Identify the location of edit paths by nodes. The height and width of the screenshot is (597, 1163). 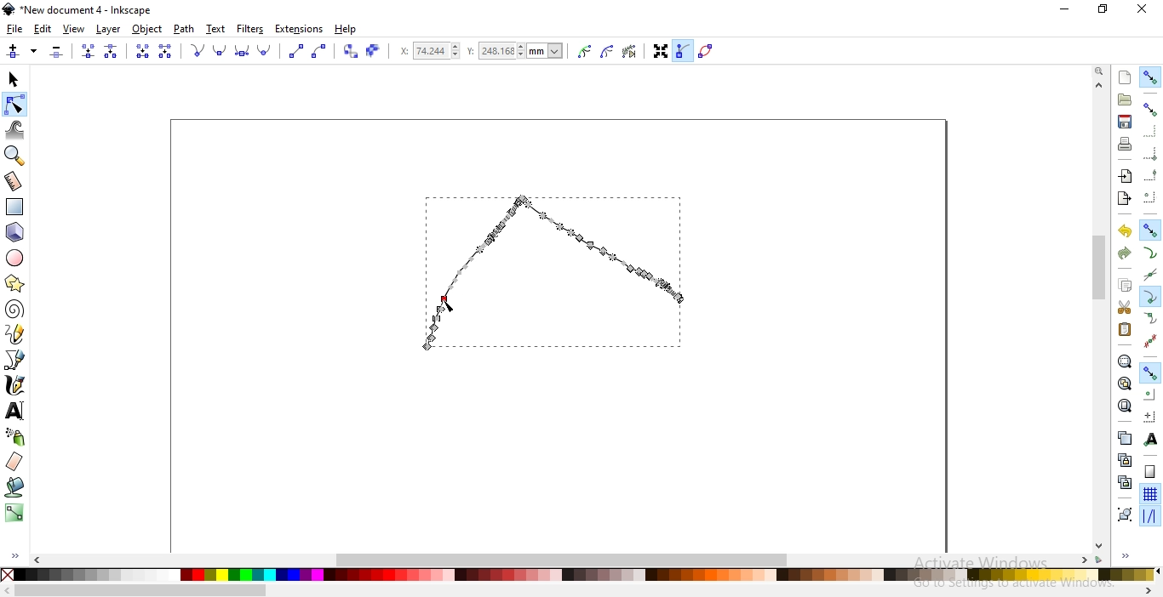
(14, 105).